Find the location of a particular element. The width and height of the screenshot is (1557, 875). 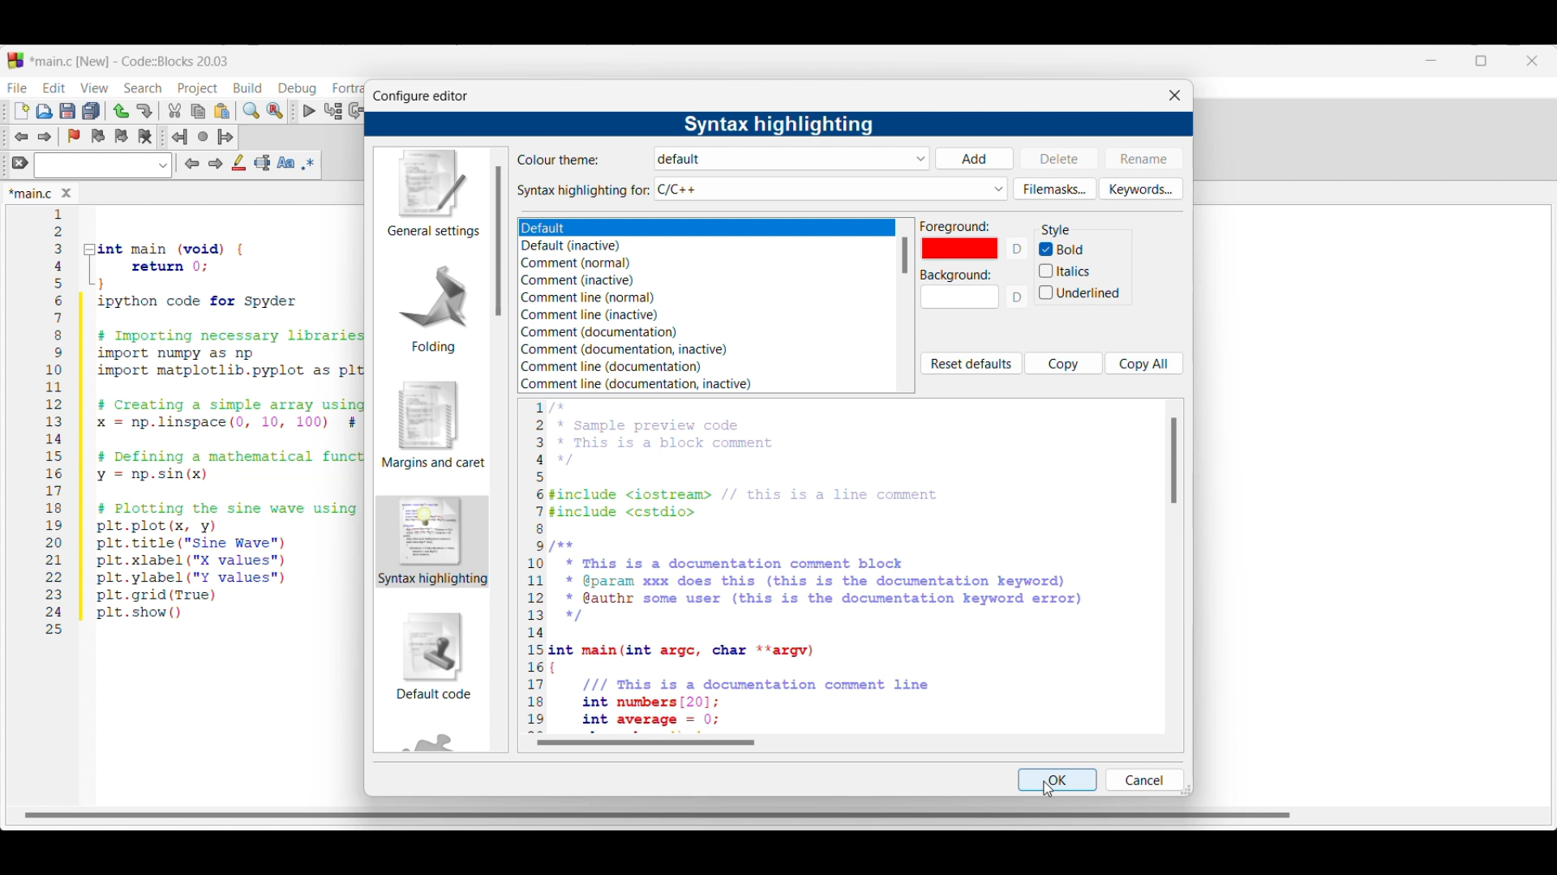

Debug menu is located at coordinates (297, 88).